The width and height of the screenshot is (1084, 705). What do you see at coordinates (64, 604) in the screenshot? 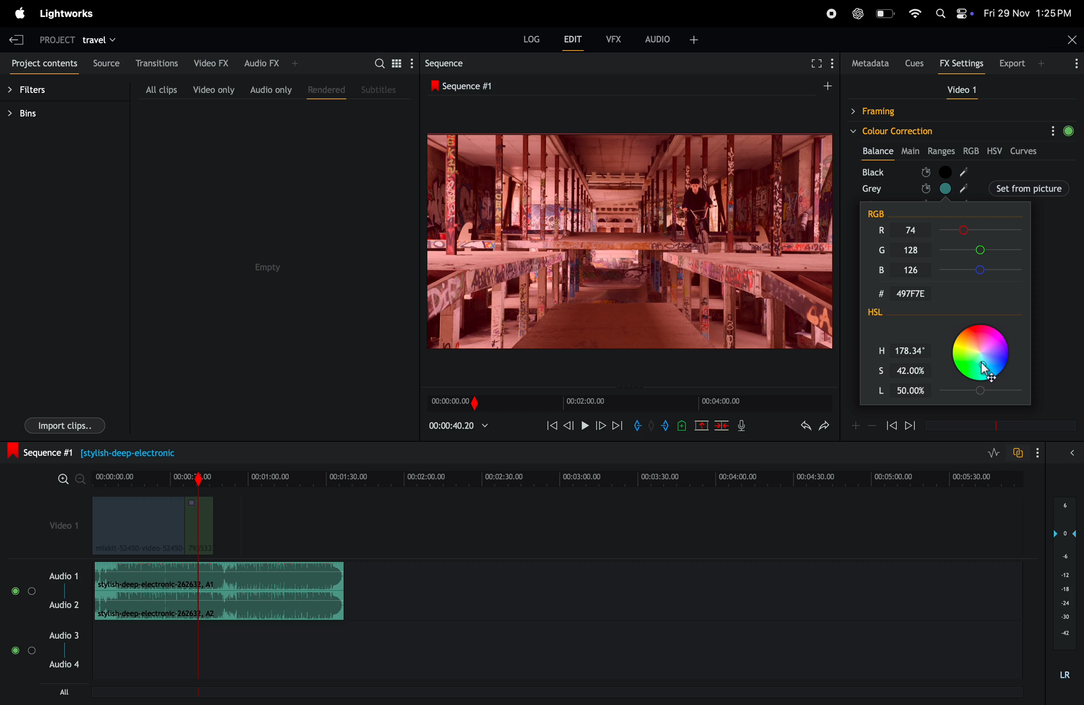
I see `Audio 2` at bounding box center [64, 604].